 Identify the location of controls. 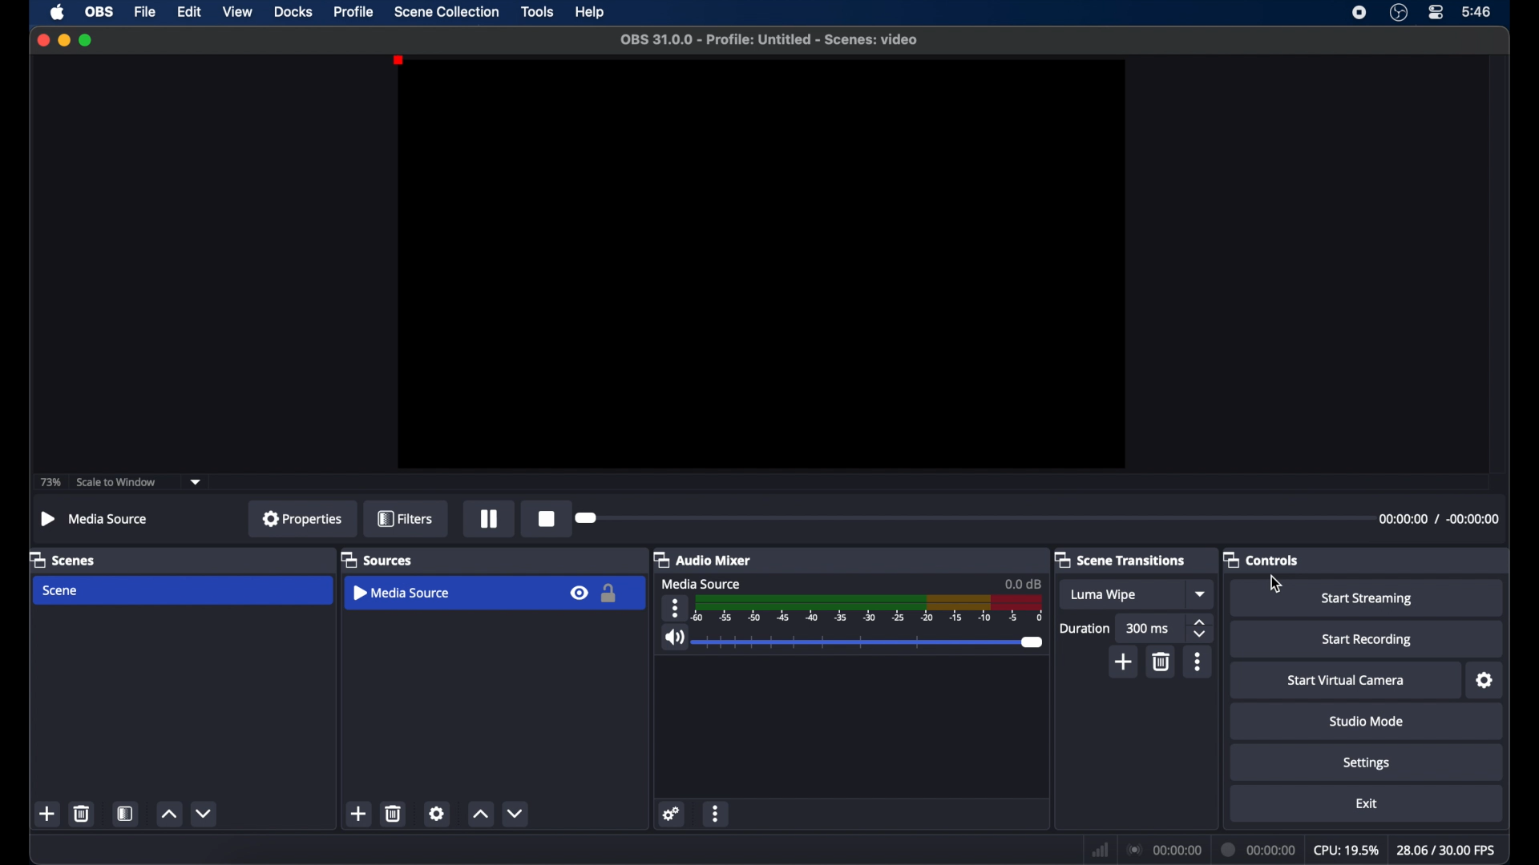
(1264, 560).